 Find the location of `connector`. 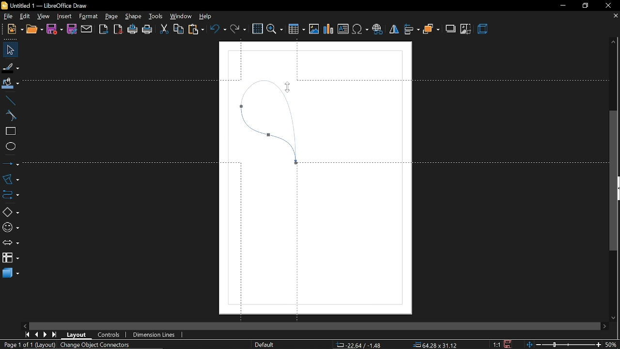

connector is located at coordinates (9, 193).